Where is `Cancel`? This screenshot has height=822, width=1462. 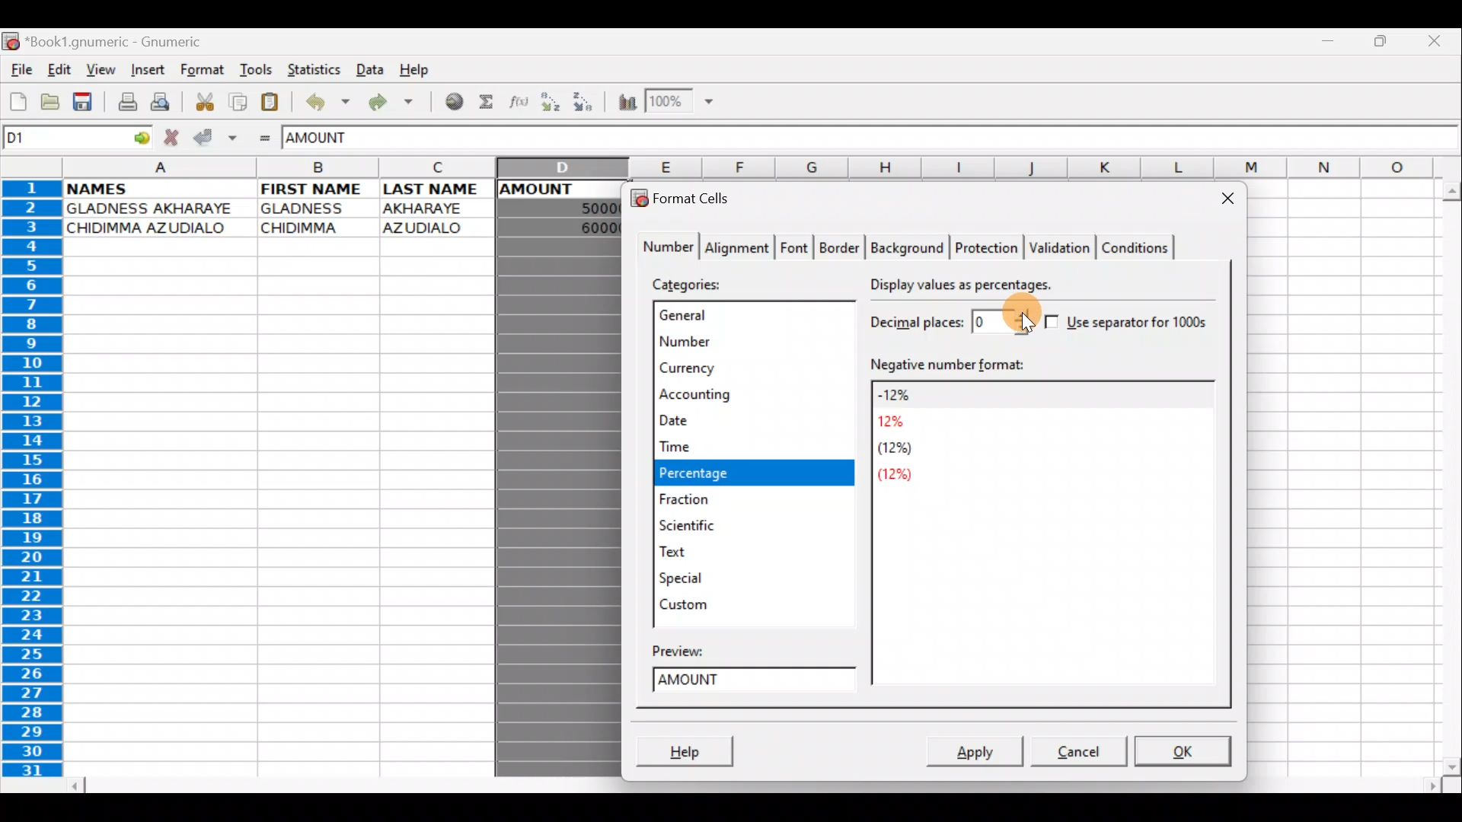
Cancel is located at coordinates (1072, 754).